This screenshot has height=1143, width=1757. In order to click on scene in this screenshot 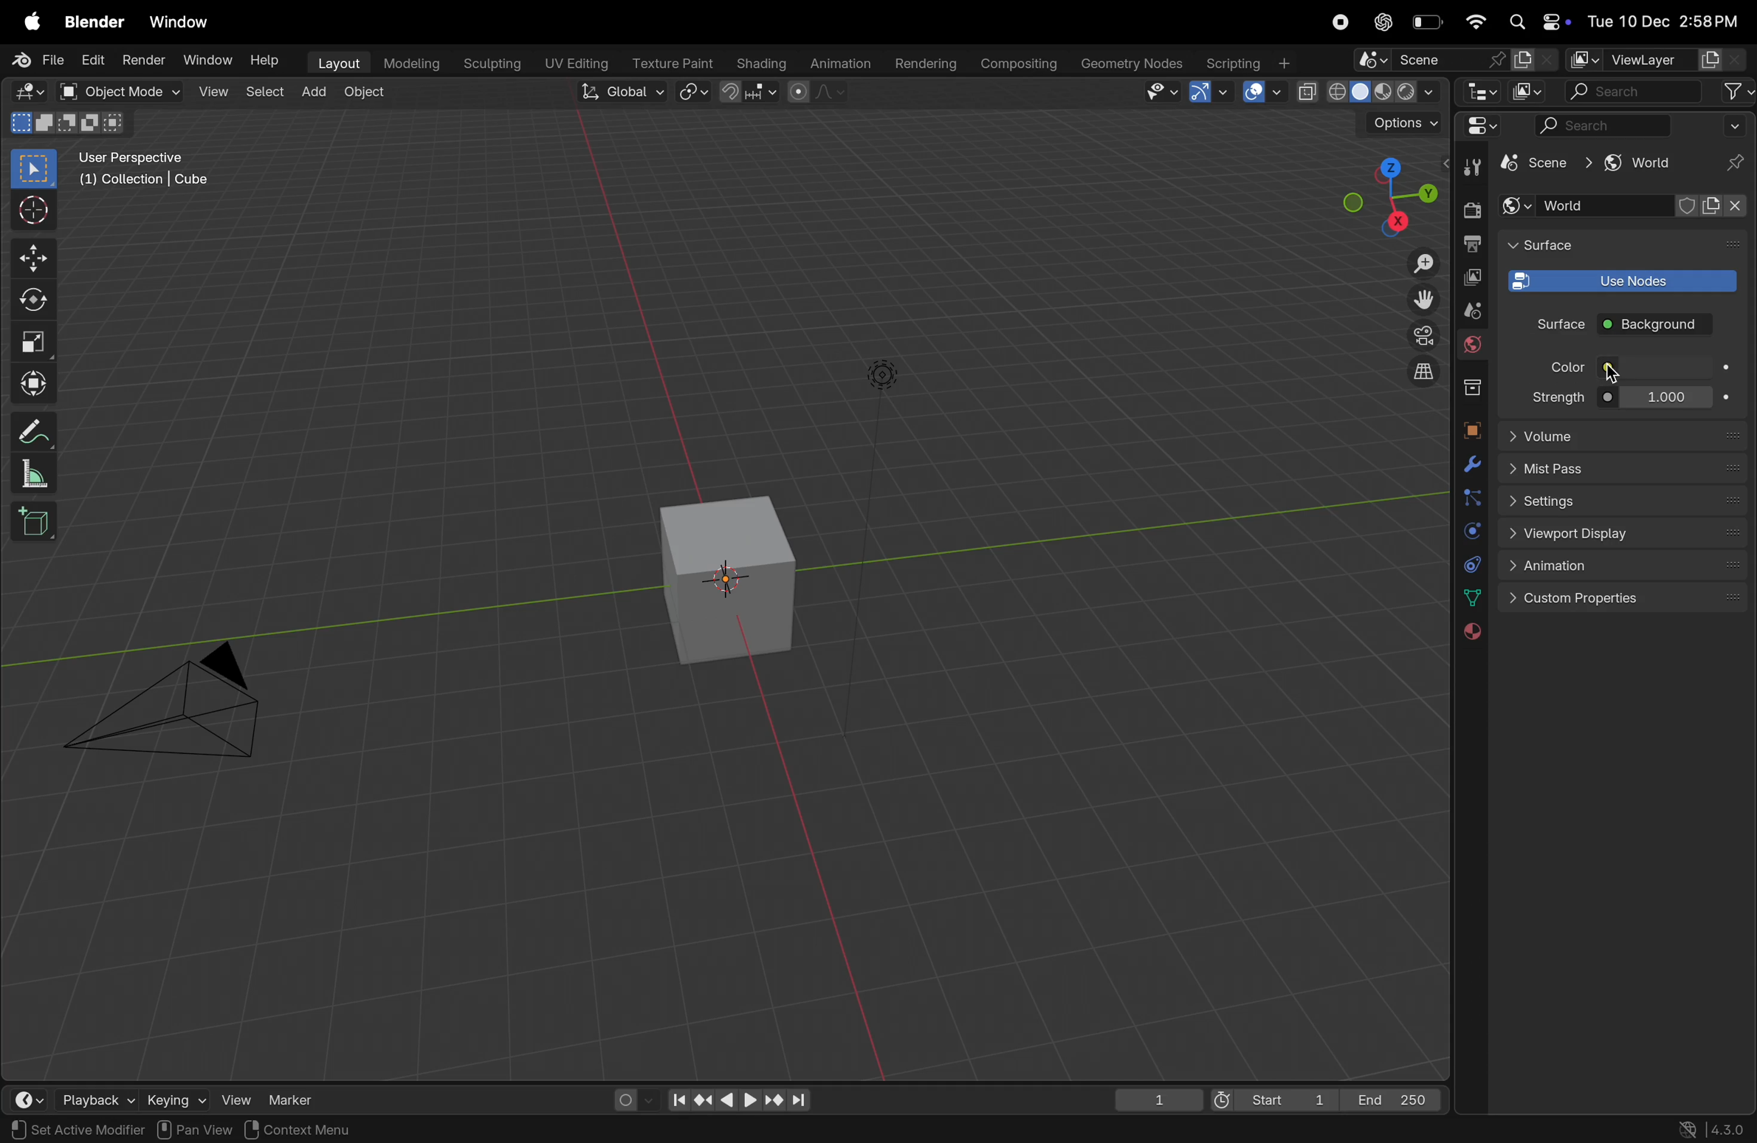, I will do `click(1541, 165)`.